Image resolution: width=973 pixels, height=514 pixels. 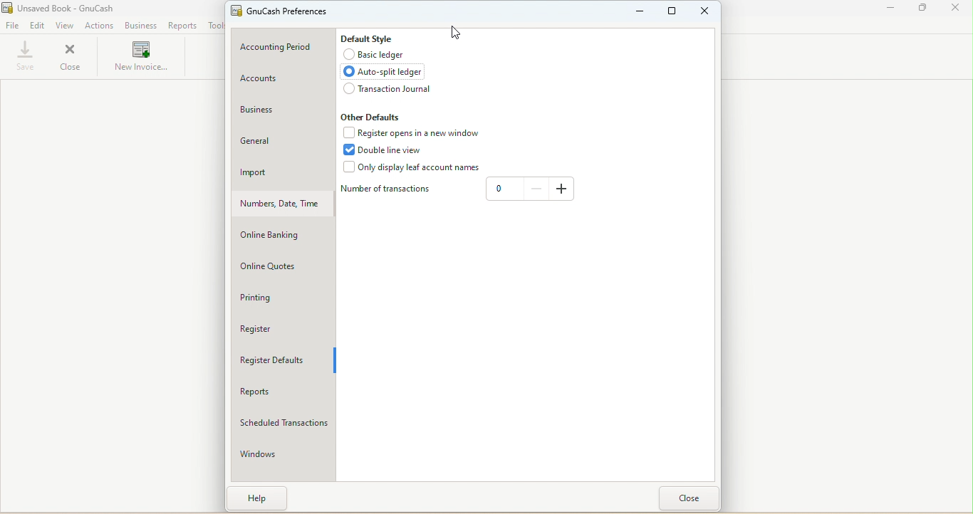 What do you see at coordinates (63, 26) in the screenshot?
I see `View` at bounding box center [63, 26].